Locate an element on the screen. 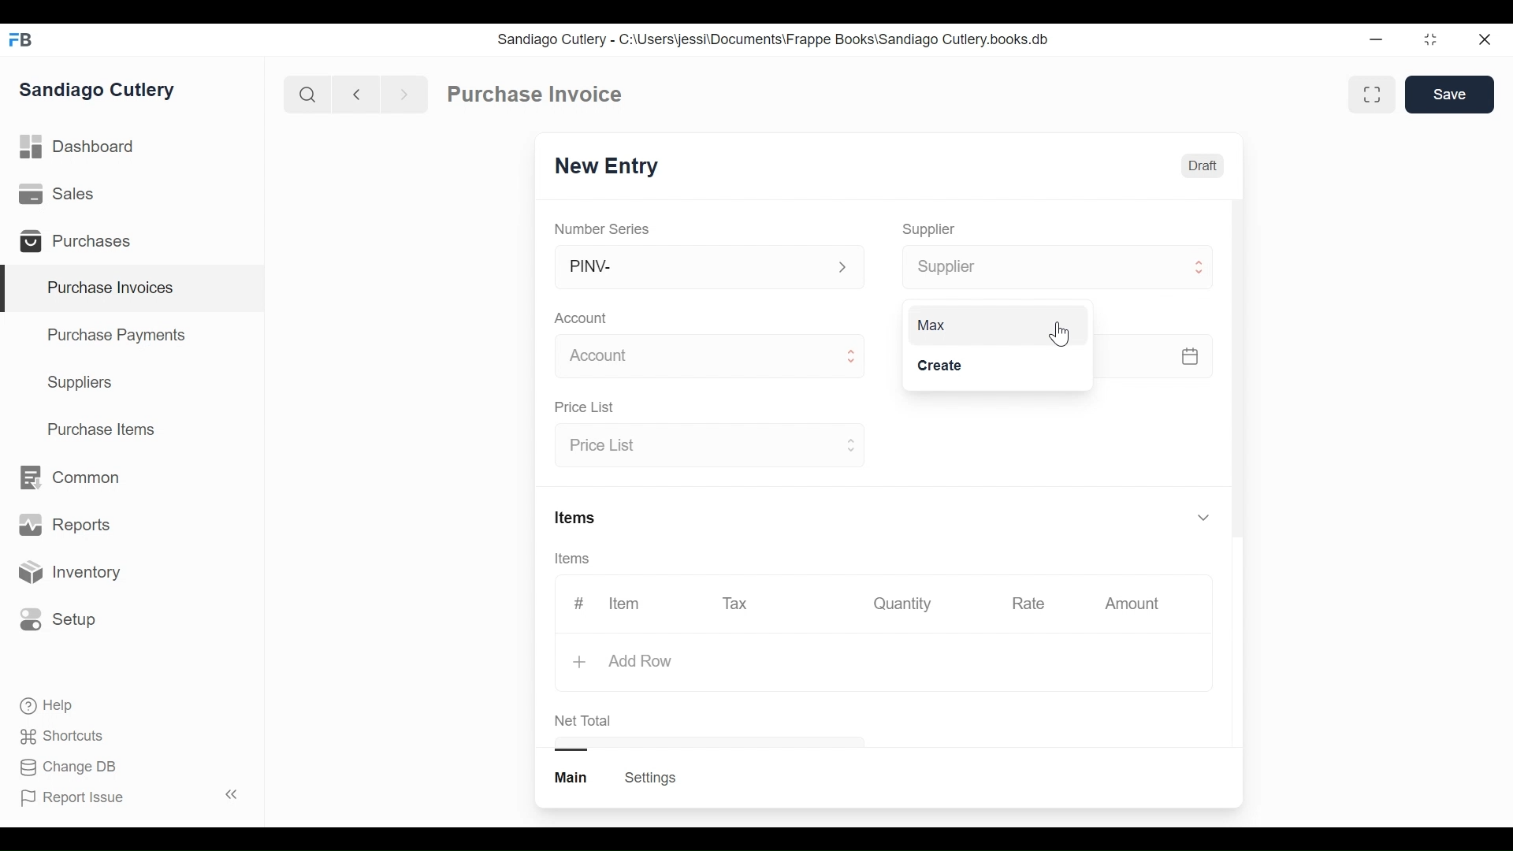 Image resolution: width=1513 pixels, height=851 pixels. Navigate forward is located at coordinates (403, 93).